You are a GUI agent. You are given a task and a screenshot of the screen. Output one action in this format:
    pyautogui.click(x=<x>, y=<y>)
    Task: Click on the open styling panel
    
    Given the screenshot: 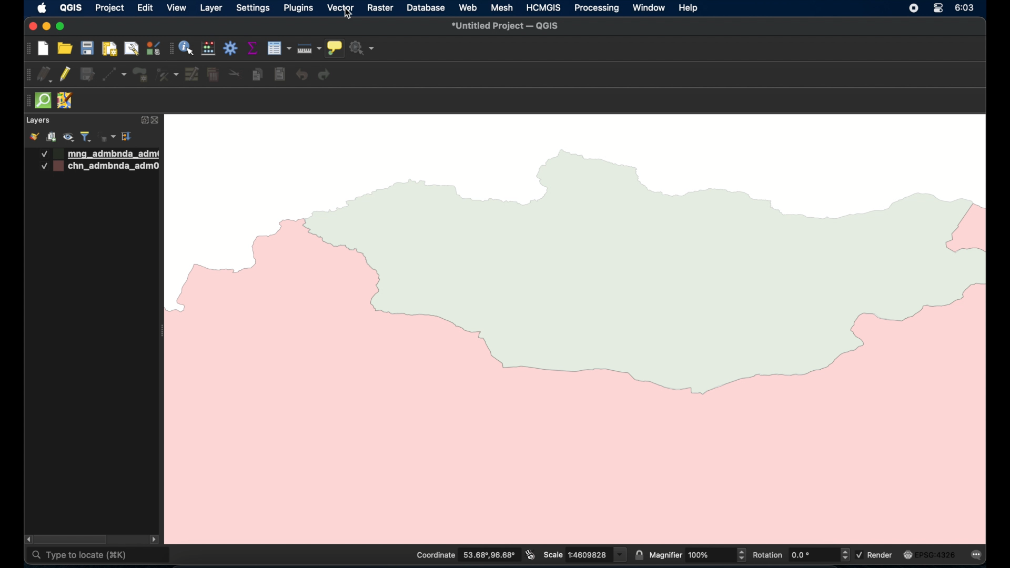 What is the action you would take?
    pyautogui.click(x=33, y=137)
    